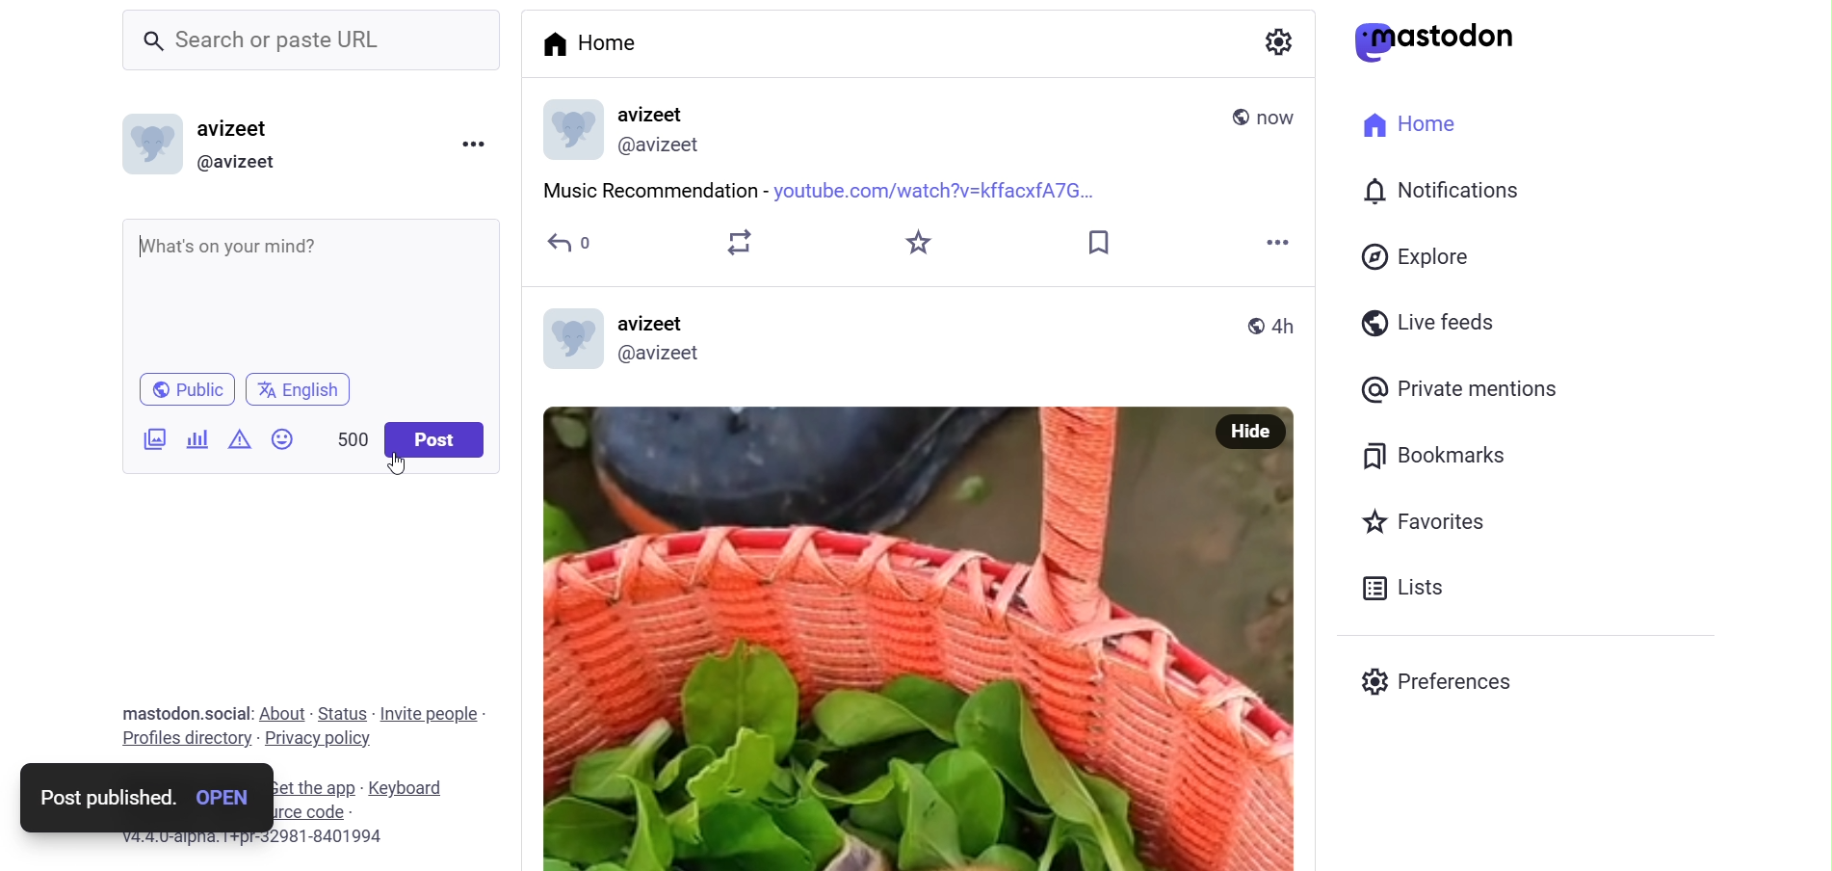 This screenshot has height=871, width=1832. Describe the element at coordinates (1275, 246) in the screenshot. I see `more` at that location.